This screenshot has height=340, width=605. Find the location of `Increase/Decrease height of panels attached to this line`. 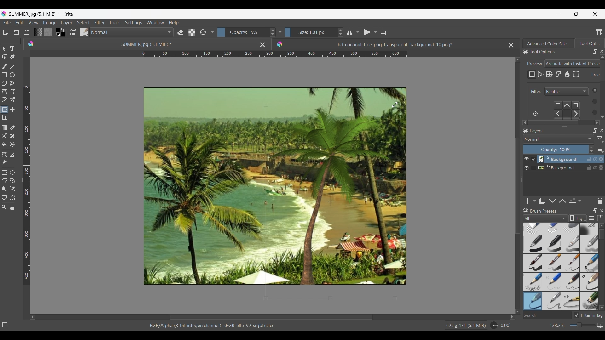

Increase/Decrease height of panels attached to this line is located at coordinates (565, 207).